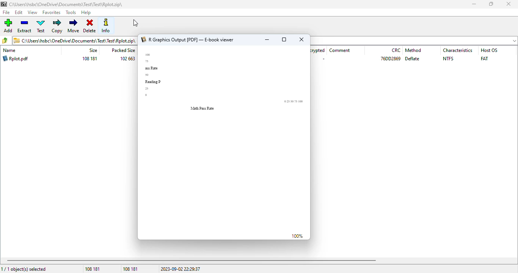 This screenshot has height=273, width=518. I want to click on horizontal scroll bar, so click(192, 260).